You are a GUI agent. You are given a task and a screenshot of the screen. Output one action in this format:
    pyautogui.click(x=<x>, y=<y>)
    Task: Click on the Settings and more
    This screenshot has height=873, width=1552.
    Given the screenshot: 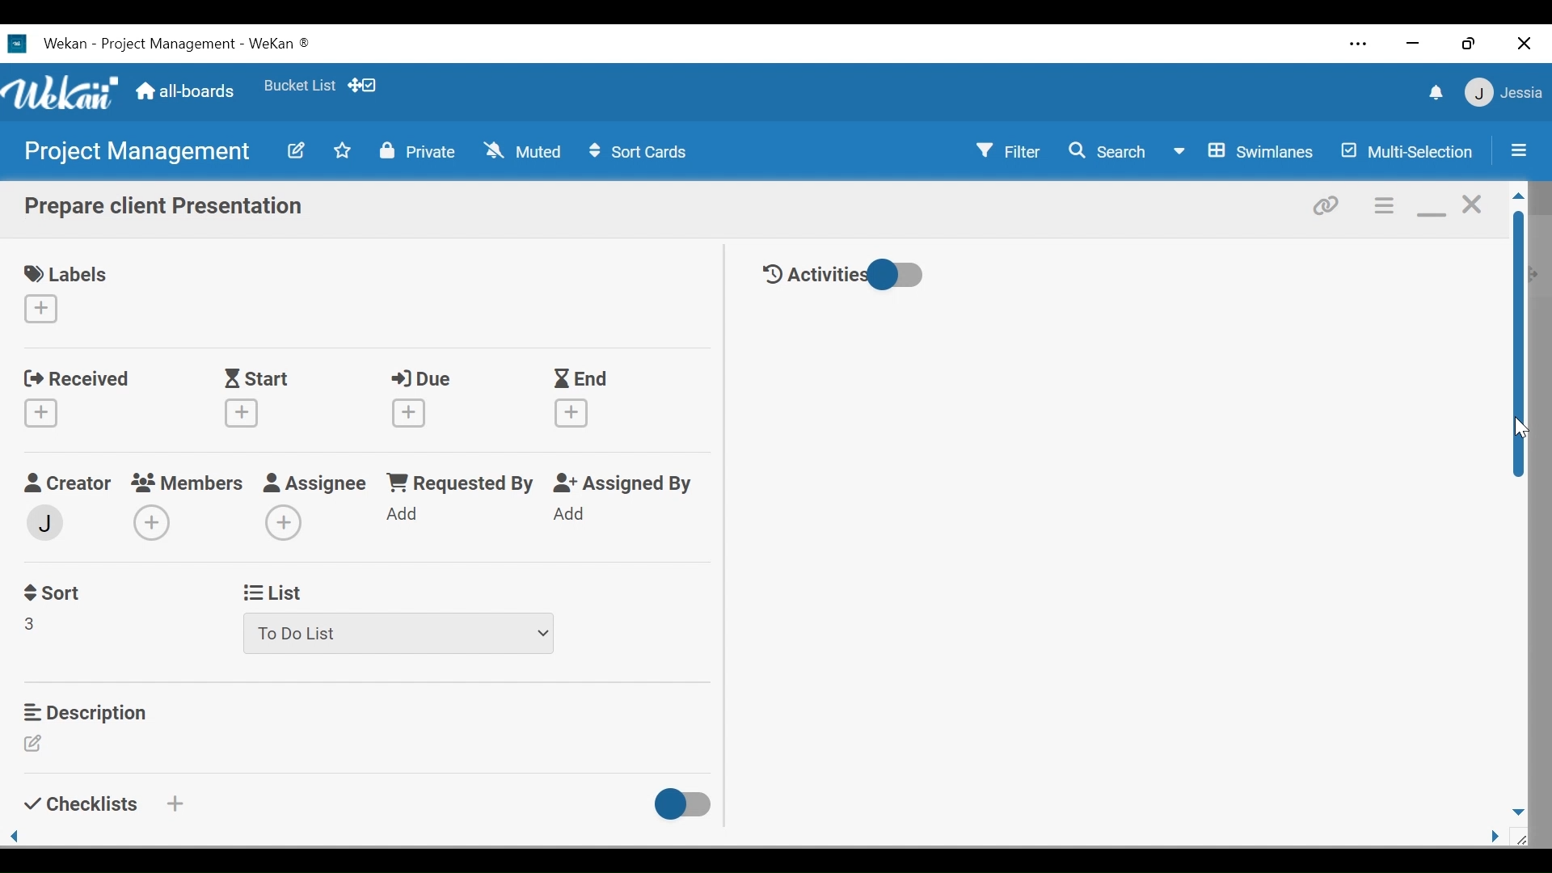 What is the action you would take?
    pyautogui.click(x=1360, y=44)
    